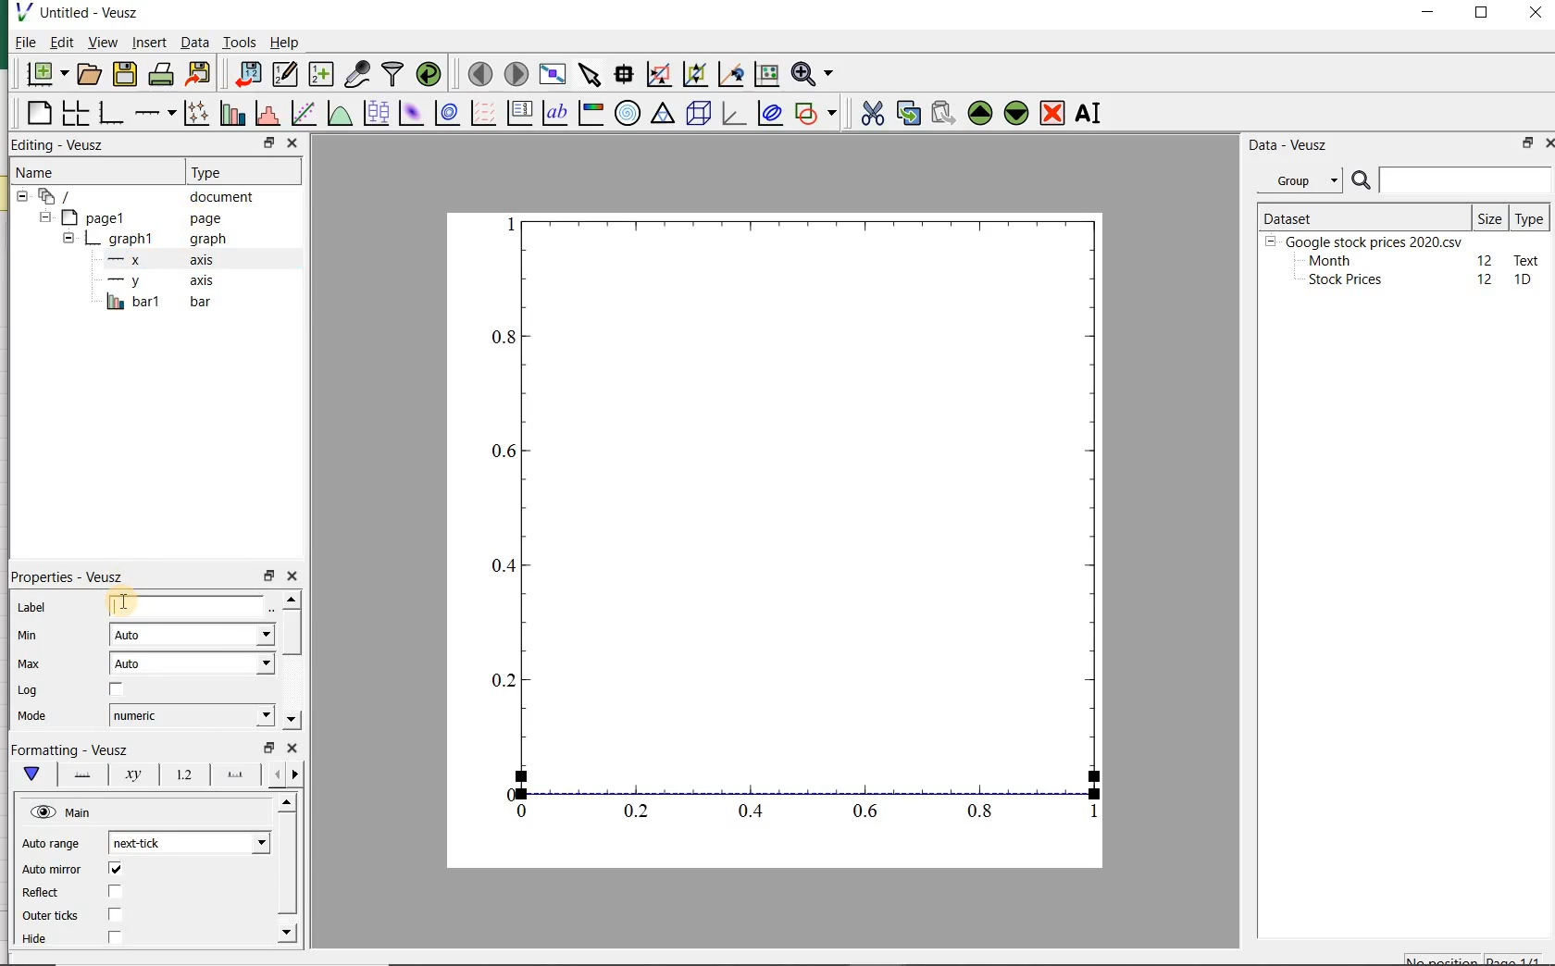 Image resolution: width=1555 pixels, height=966 pixels. What do you see at coordinates (34, 609) in the screenshot?
I see `Label` at bounding box center [34, 609].